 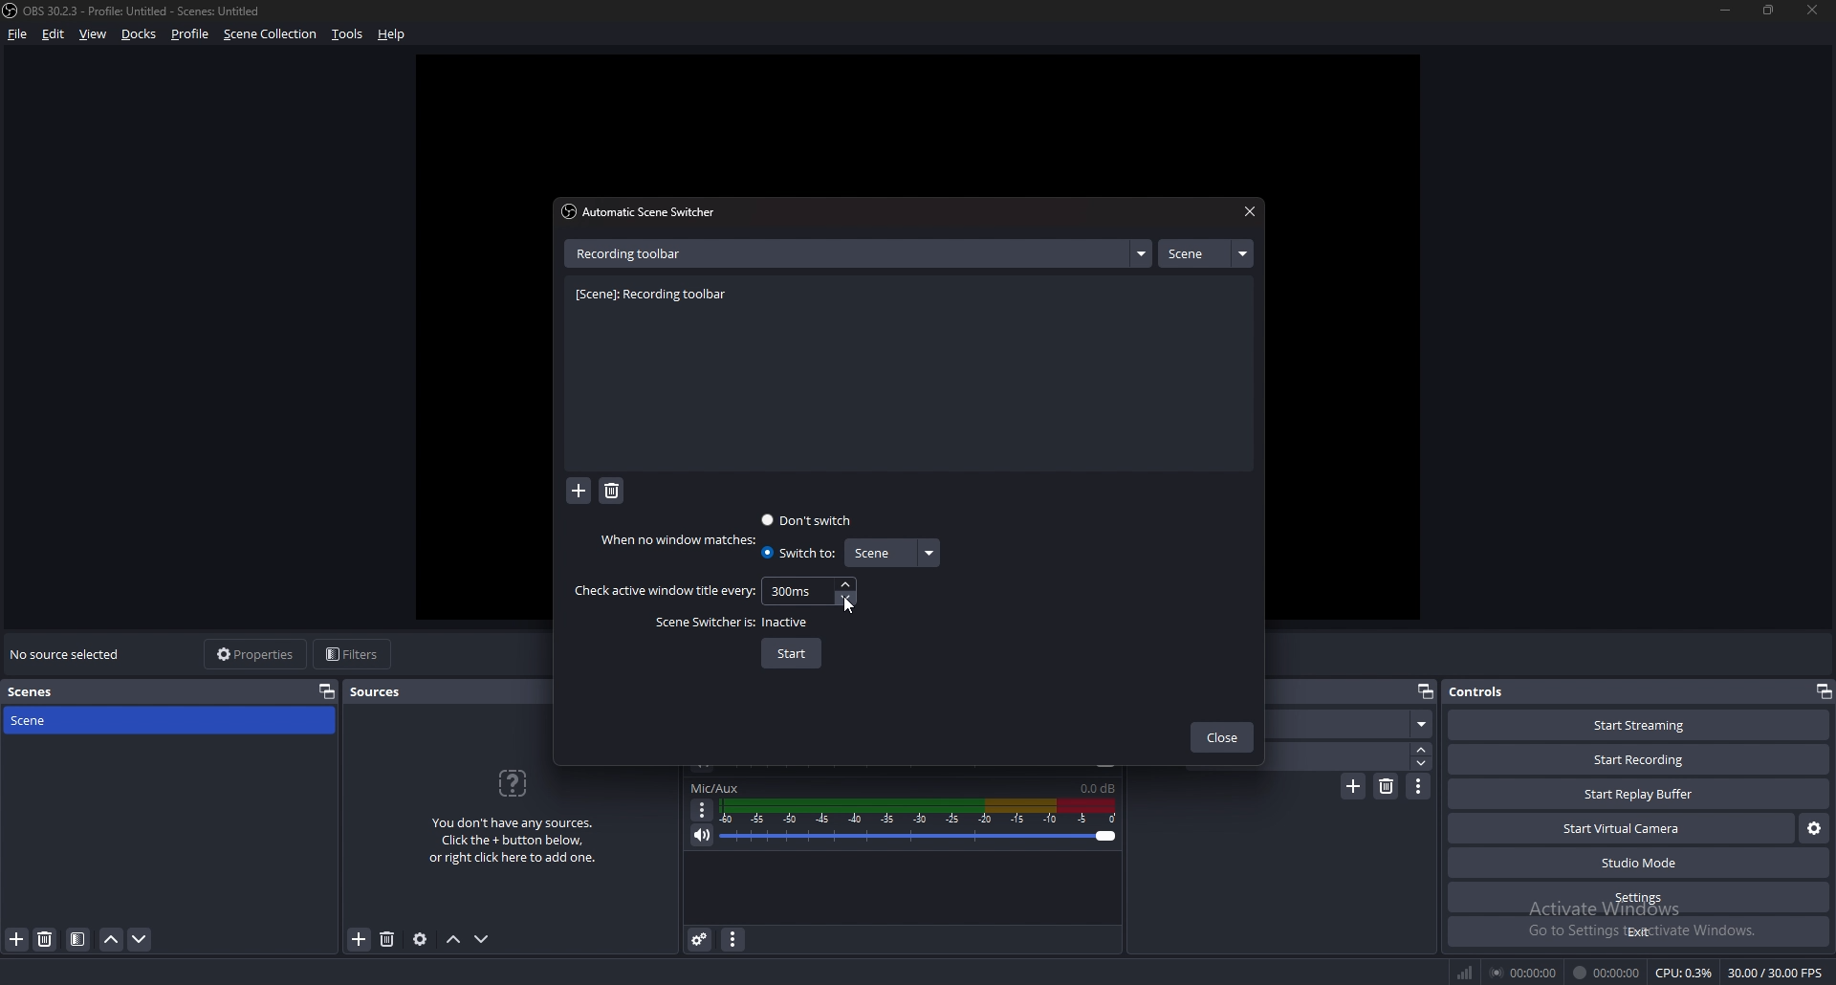 What do you see at coordinates (1641, 897) in the screenshot?
I see `settings` at bounding box center [1641, 897].